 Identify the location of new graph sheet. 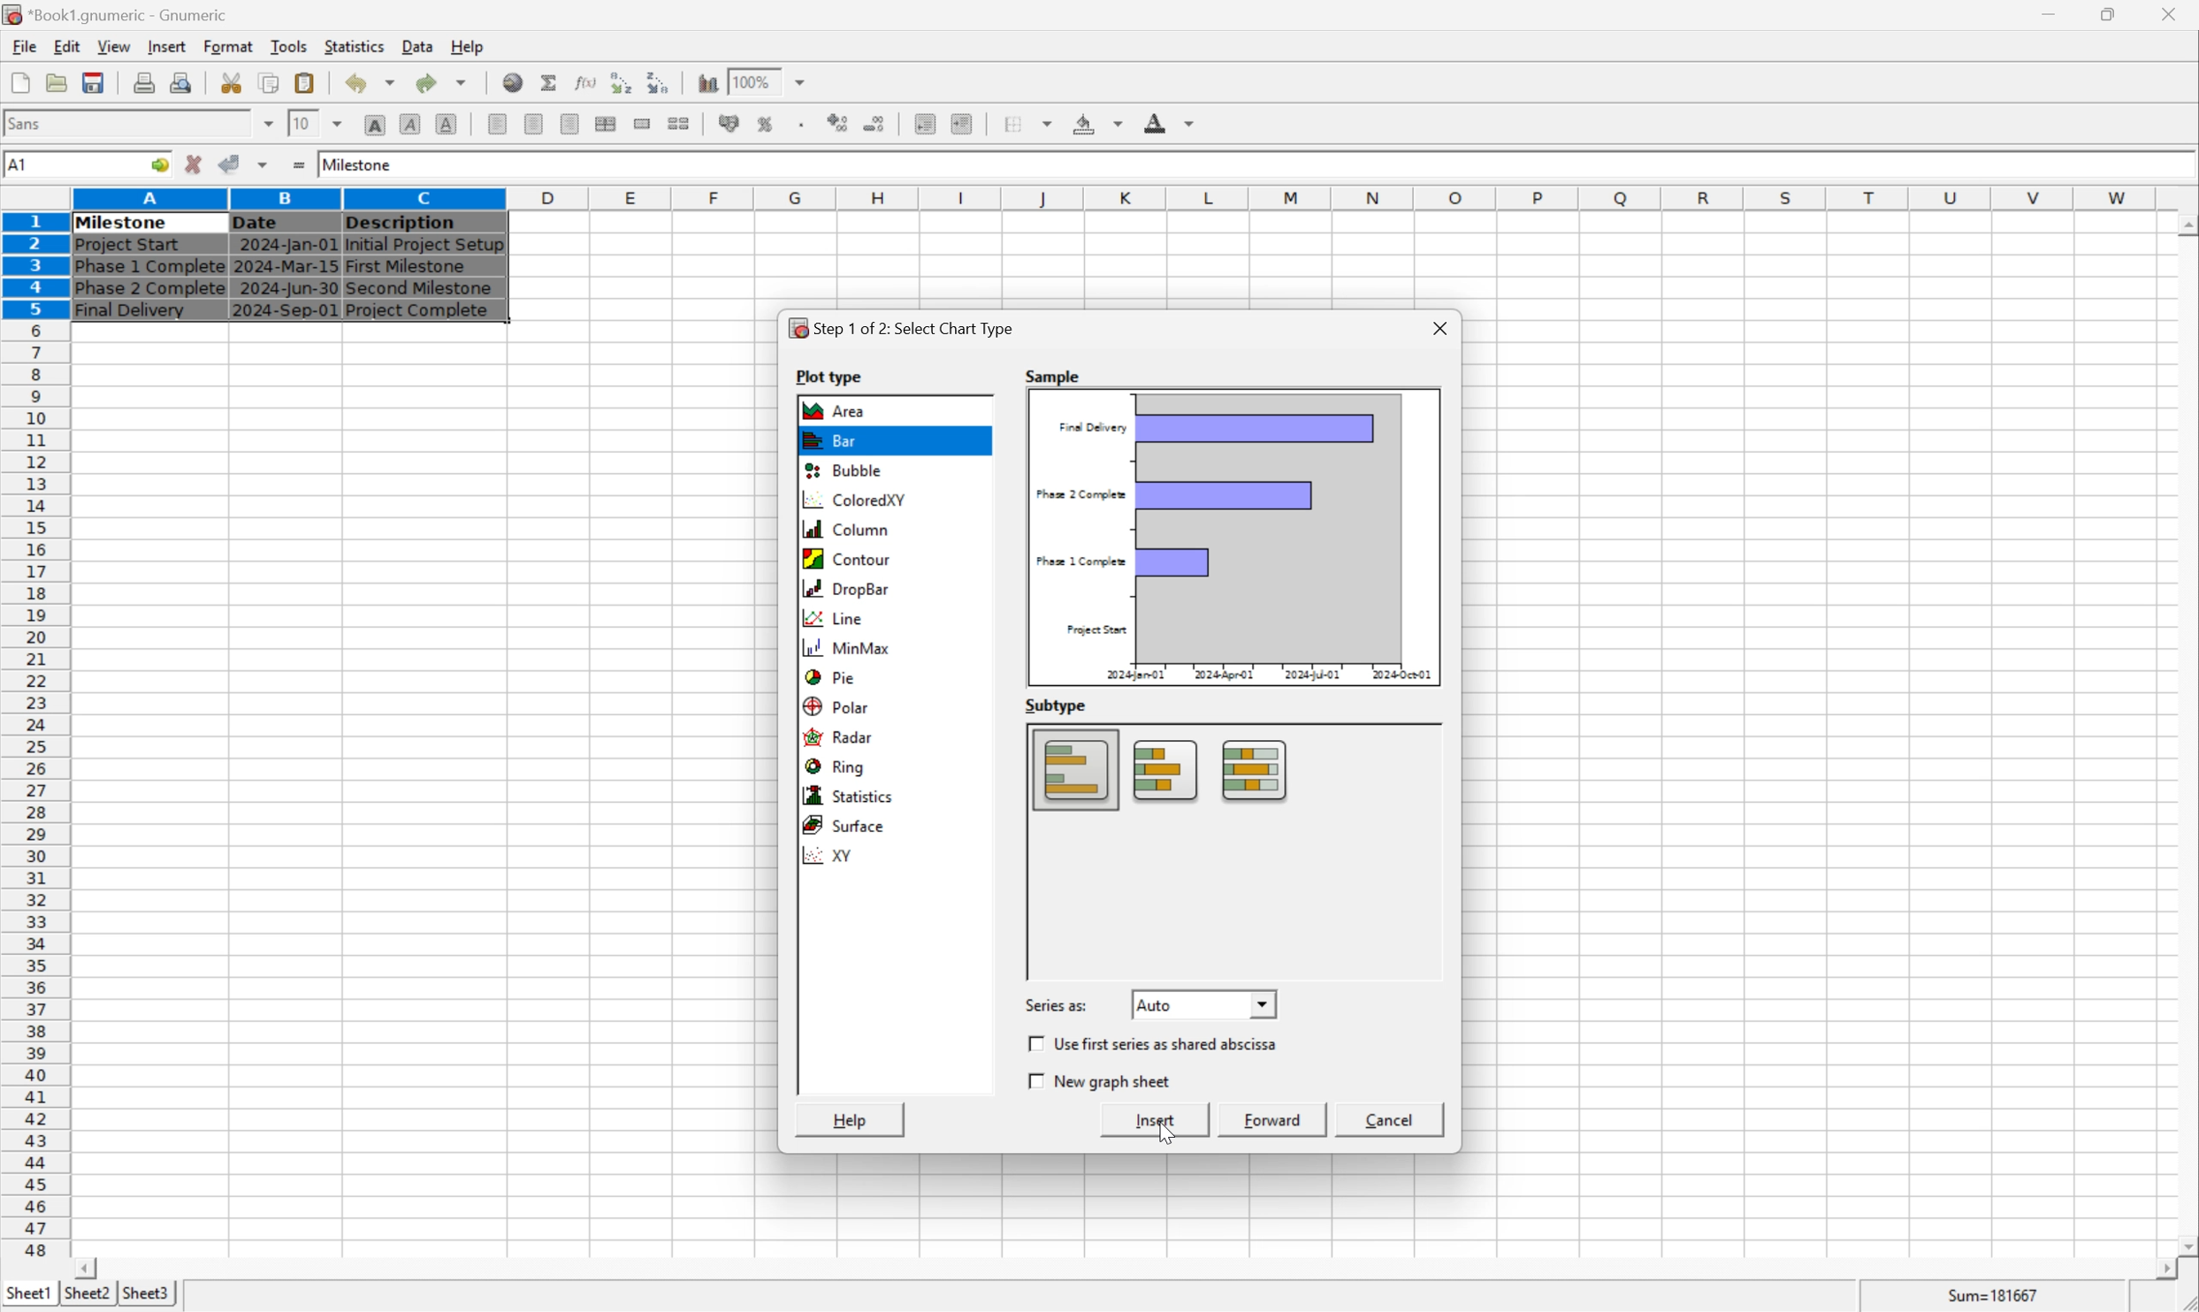
(1103, 1081).